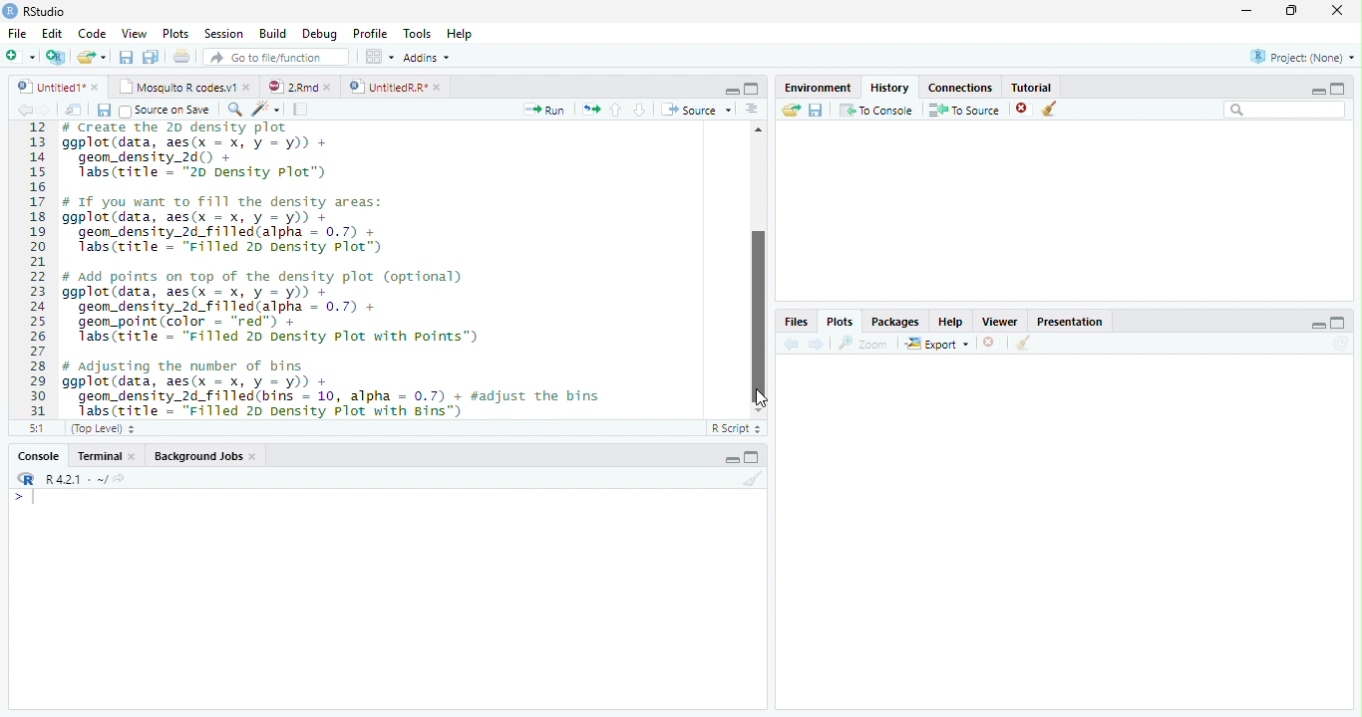 The image size is (1362, 717). What do you see at coordinates (1023, 110) in the screenshot?
I see `close` at bounding box center [1023, 110].